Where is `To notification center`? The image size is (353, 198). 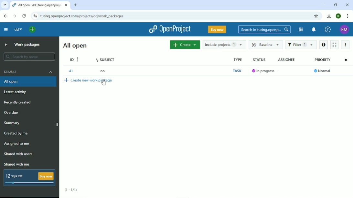 To notification center is located at coordinates (314, 30).